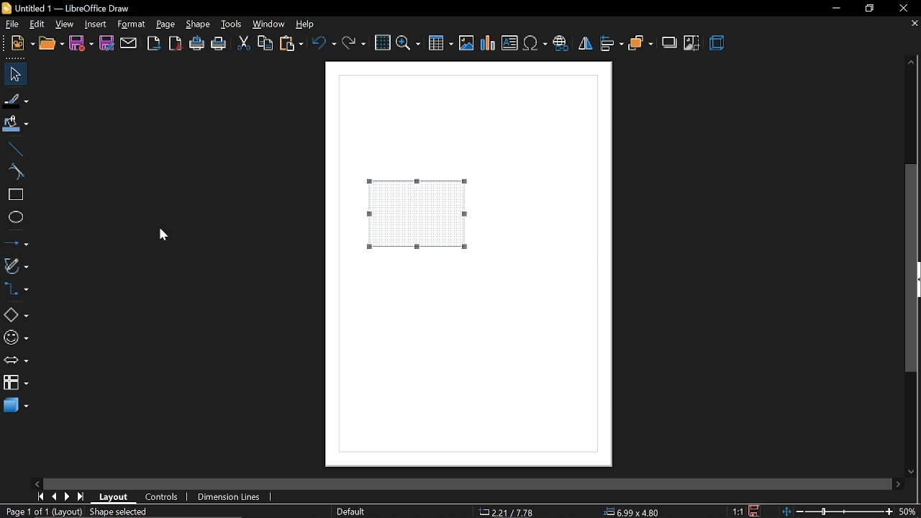 The height and width of the screenshot is (518, 921). Describe the element at coordinates (81, 496) in the screenshot. I see `go to last page` at that location.